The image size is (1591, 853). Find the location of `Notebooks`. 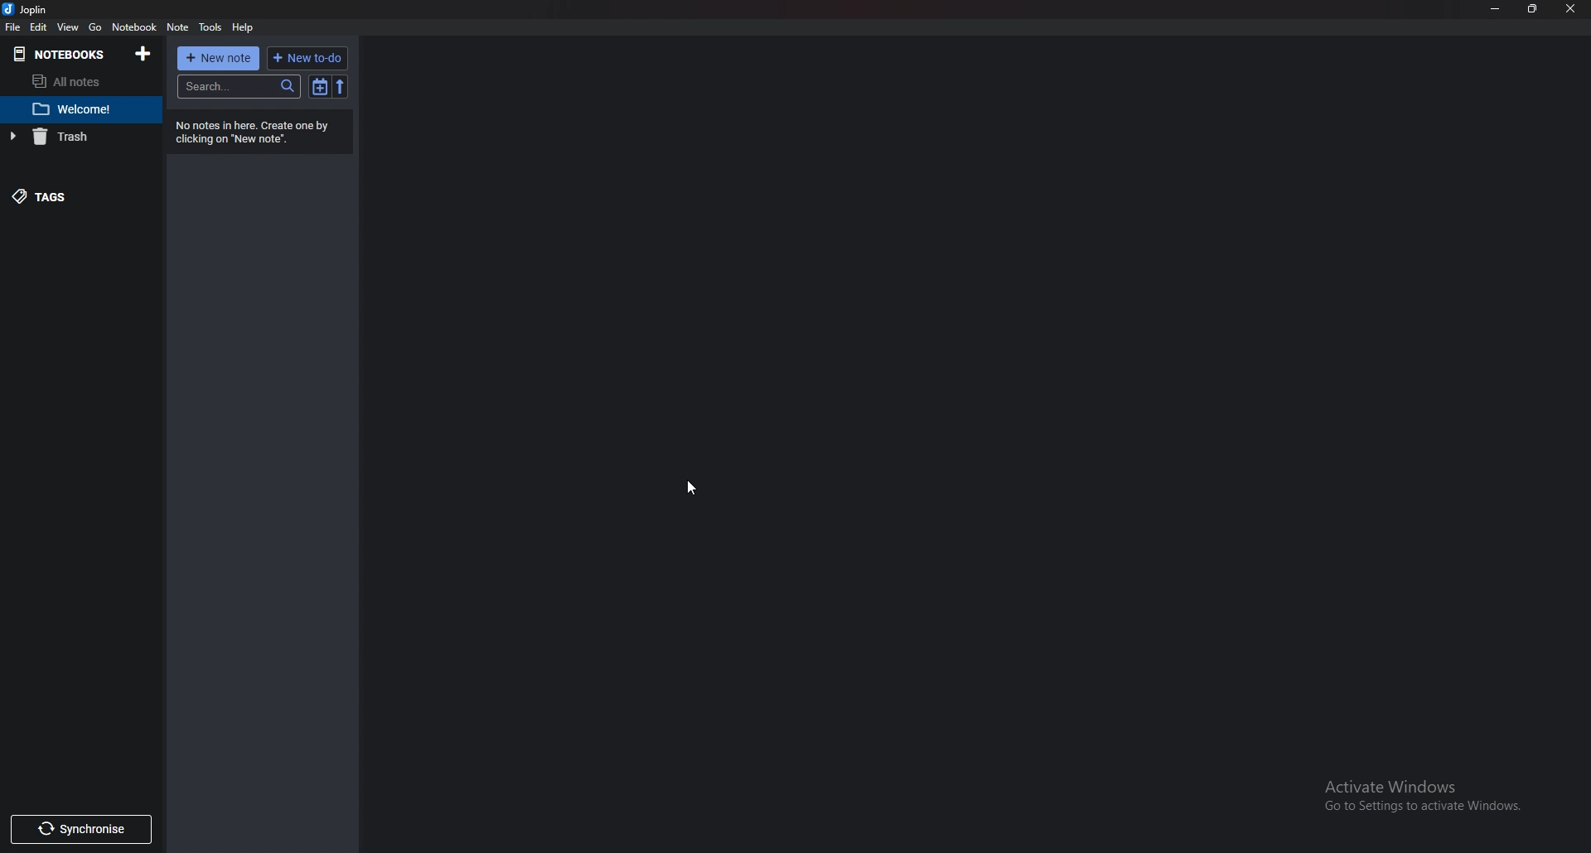

Notebooks is located at coordinates (65, 54).